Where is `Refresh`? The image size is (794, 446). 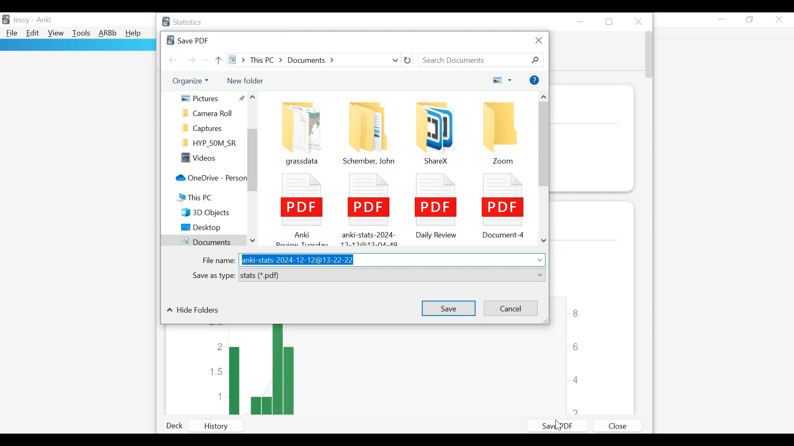
Refresh is located at coordinates (408, 60).